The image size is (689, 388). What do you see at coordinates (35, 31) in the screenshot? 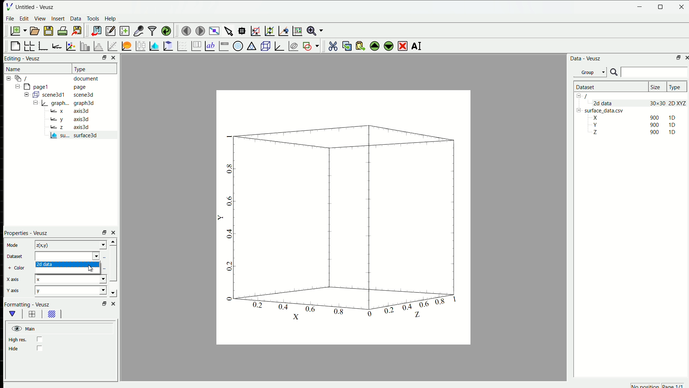
I see `open document` at bounding box center [35, 31].